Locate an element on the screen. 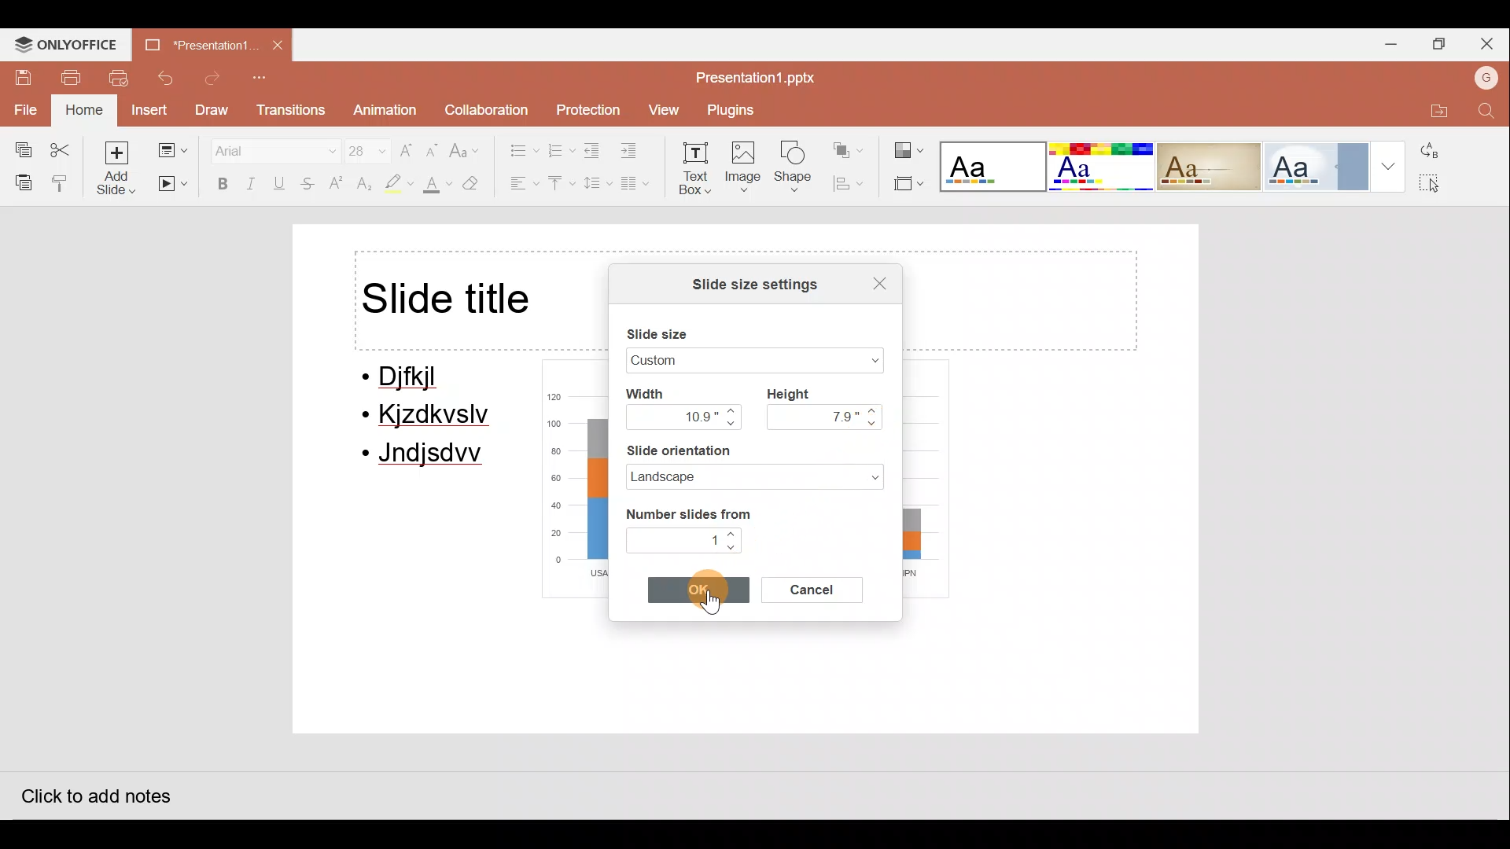  Home is located at coordinates (82, 111).